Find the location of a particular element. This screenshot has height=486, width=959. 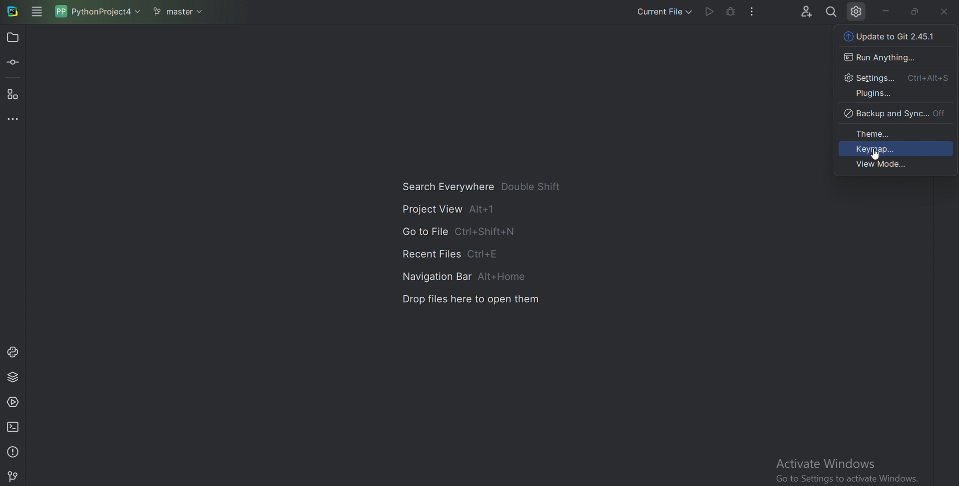

Current file is located at coordinates (654, 11).